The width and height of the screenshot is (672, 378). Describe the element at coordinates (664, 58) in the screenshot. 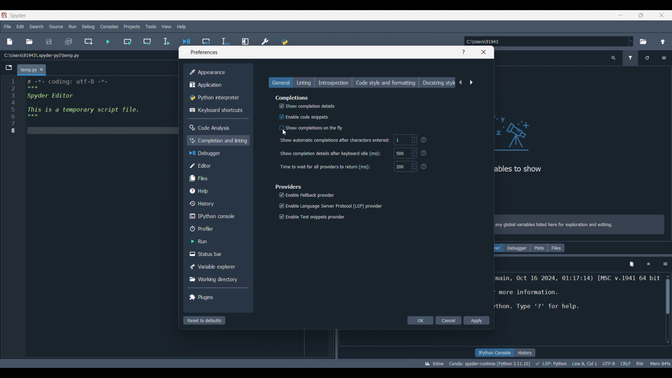

I see `Options` at that location.